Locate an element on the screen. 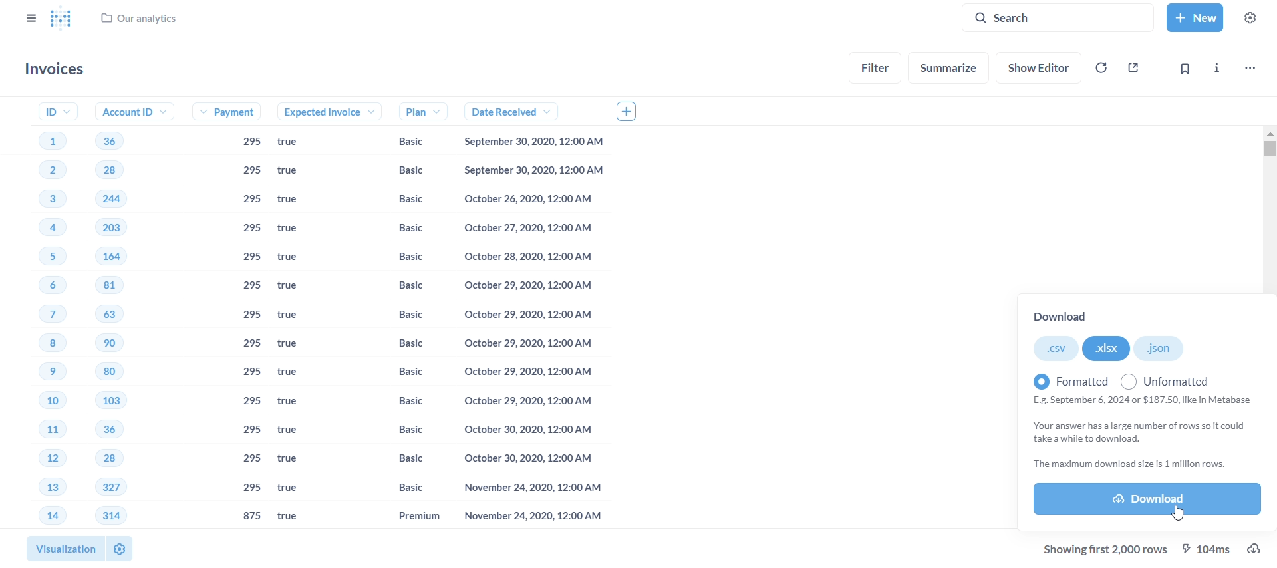 The image size is (1277, 568). our analytics is located at coordinates (140, 21).